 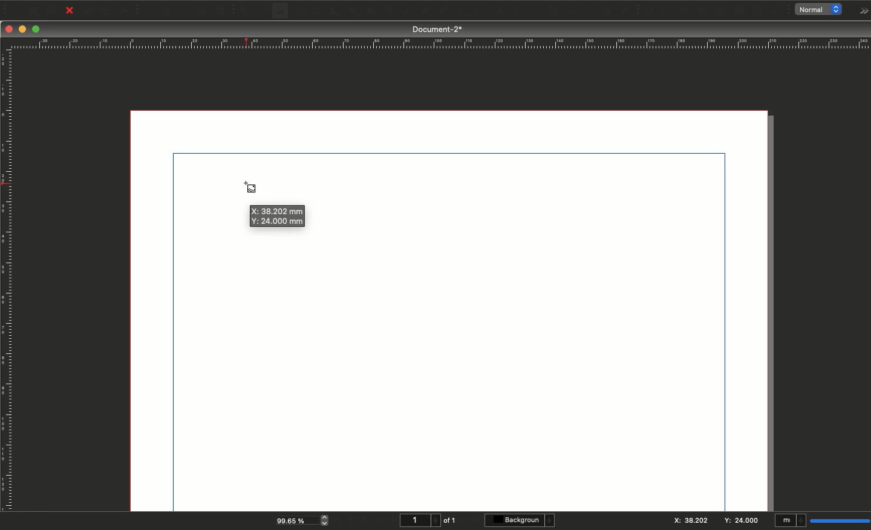 I want to click on Options, so click(x=861, y=11).